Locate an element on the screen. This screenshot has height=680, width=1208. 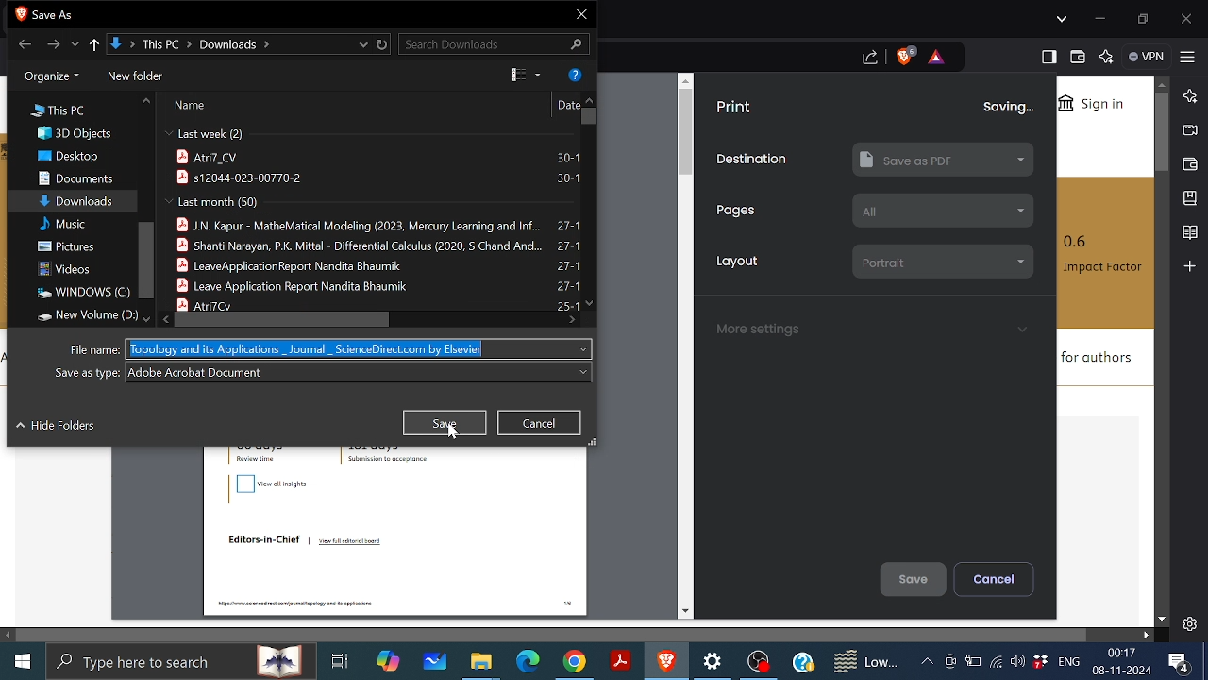
Show sidebar is located at coordinates (1049, 57).